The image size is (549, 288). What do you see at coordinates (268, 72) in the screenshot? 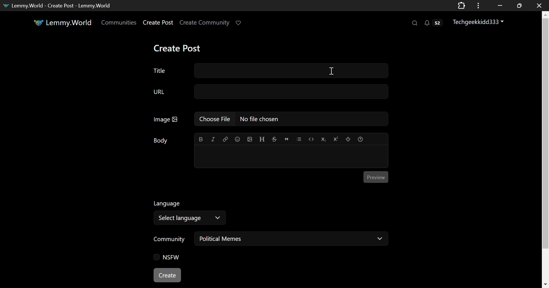
I see `Post Title Text Field` at bounding box center [268, 72].